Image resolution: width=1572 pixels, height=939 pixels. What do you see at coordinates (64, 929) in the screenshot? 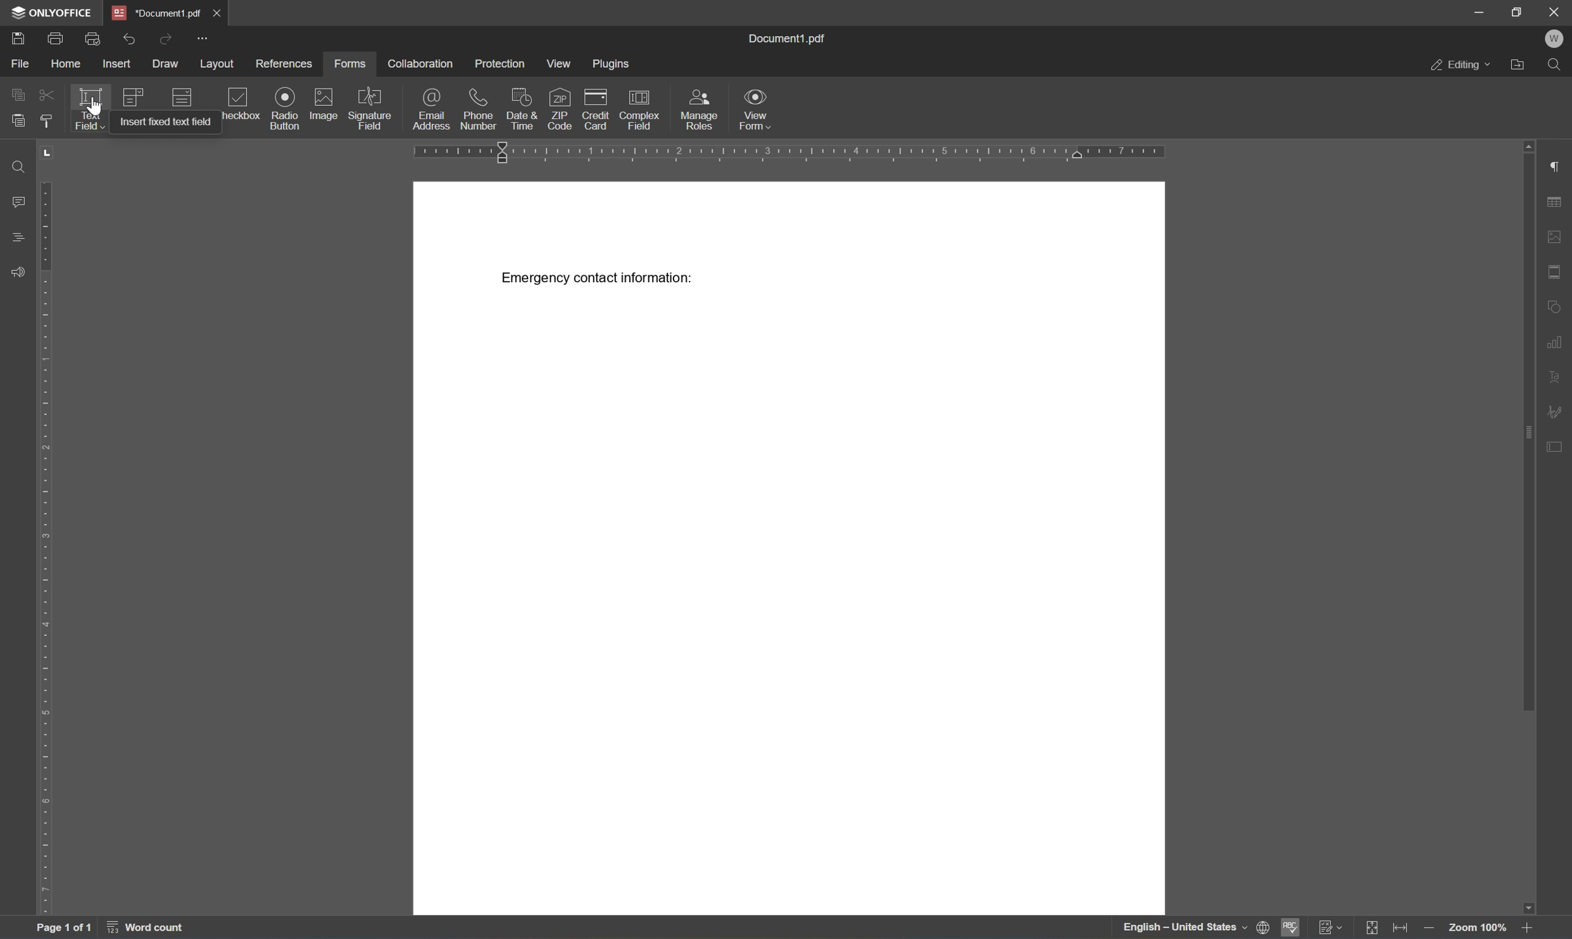
I see `page 1 of 1` at bounding box center [64, 929].